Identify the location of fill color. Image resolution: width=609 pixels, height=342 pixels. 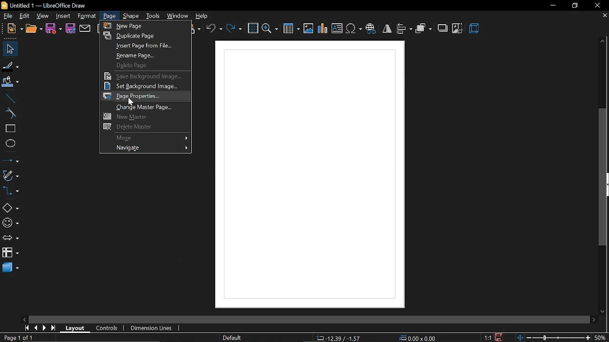
(10, 81).